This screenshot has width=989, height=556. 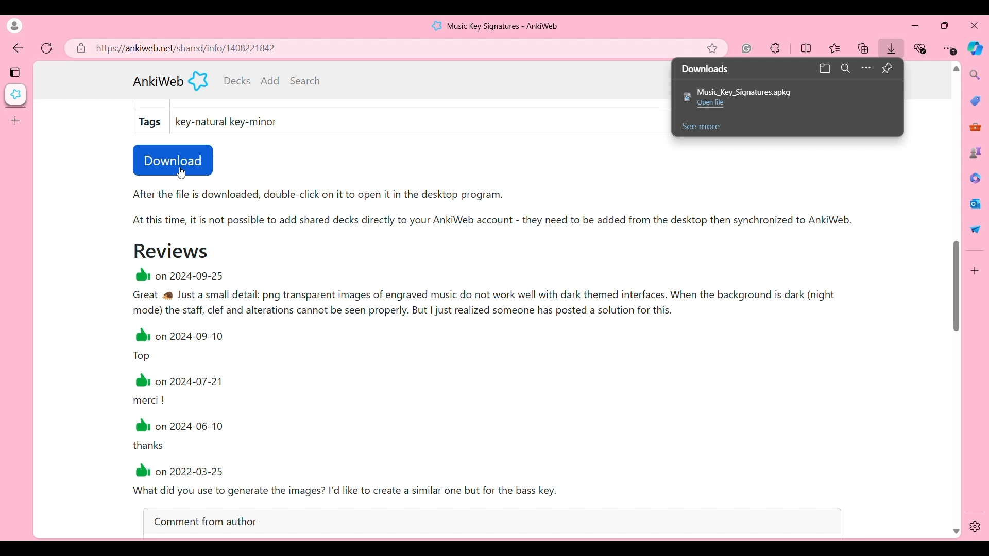 What do you see at coordinates (710, 48) in the screenshot?
I see `Add current page to favorites` at bounding box center [710, 48].